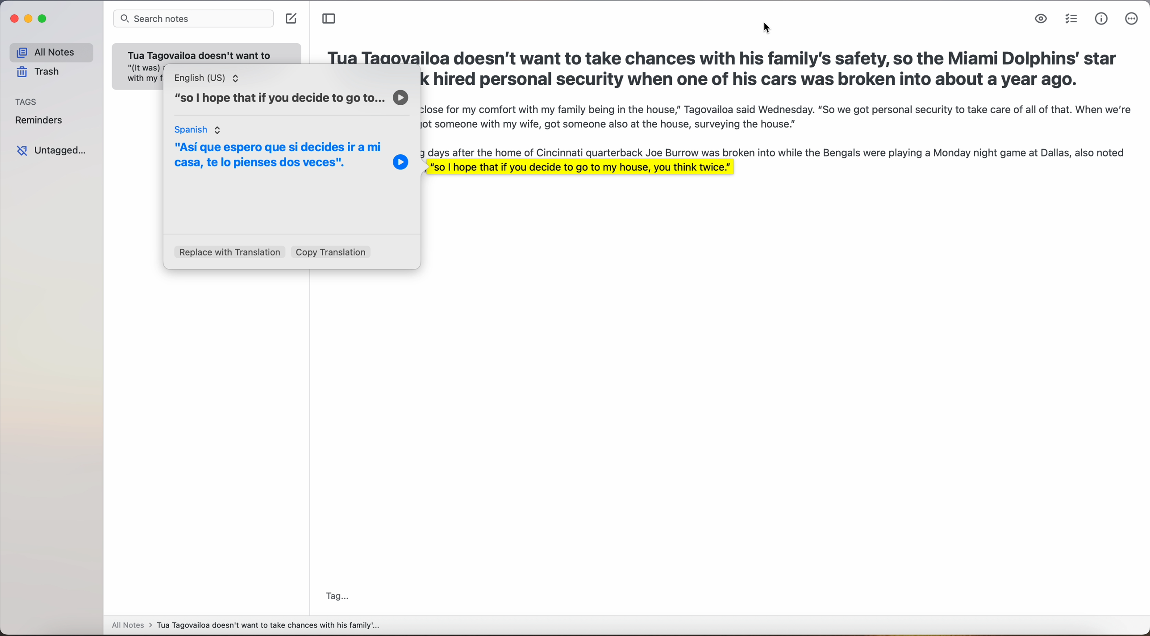 The image size is (1150, 636). Describe the element at coordinates (292, 20) in the screenshot. I see `create note` at that location.